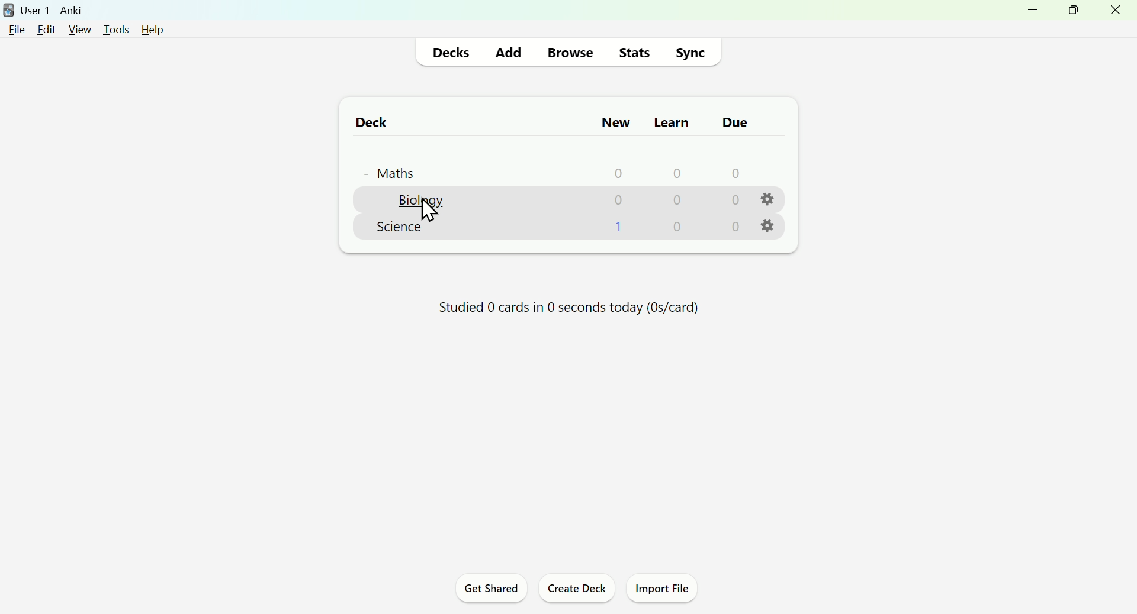 Image resolution: width=1137 pixels, height=614 pixels. I want to click on 0, so click(676, 202).